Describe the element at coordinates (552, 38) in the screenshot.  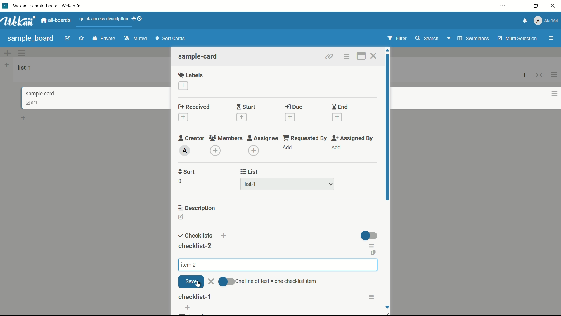
I see `show/hide sidebar` at that location.